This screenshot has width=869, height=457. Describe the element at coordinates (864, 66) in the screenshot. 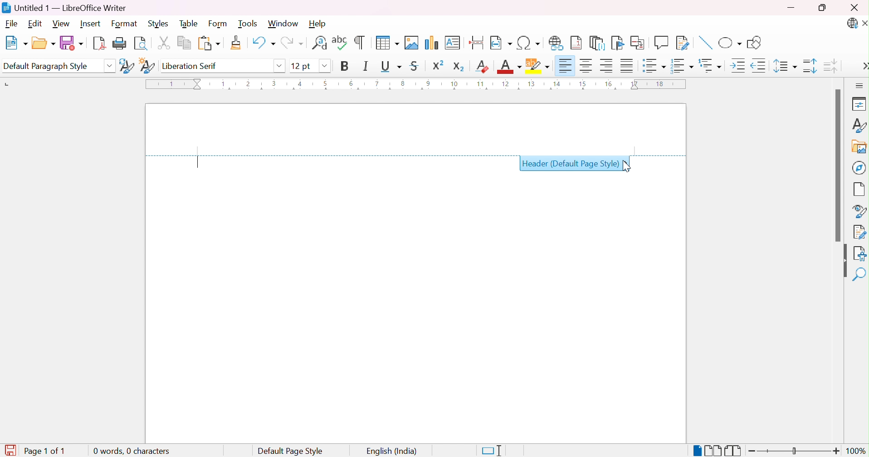

I see `More` at that location.